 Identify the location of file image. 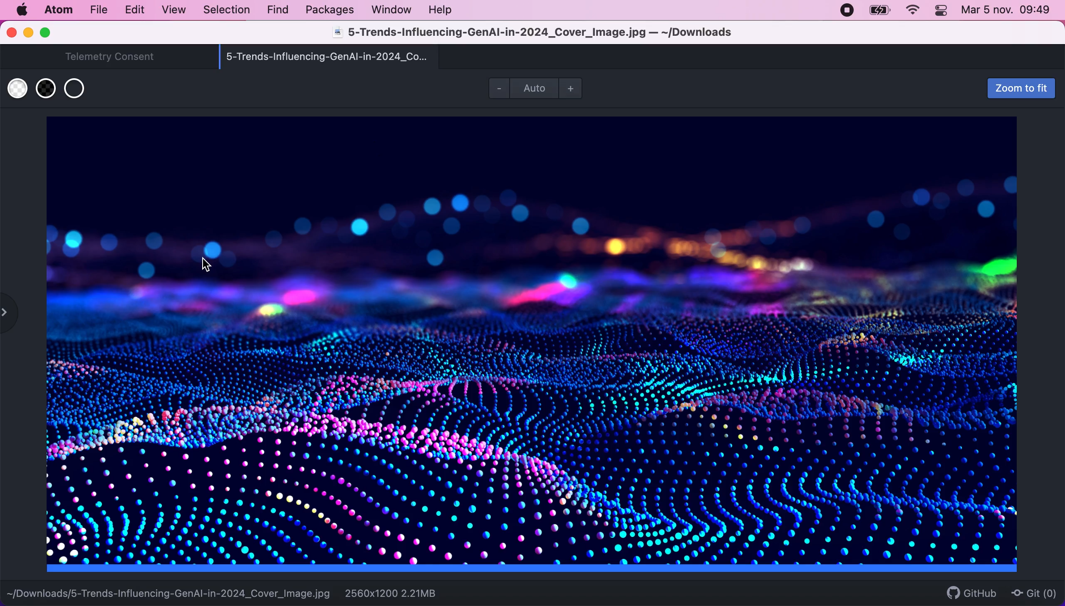
(539, 345).